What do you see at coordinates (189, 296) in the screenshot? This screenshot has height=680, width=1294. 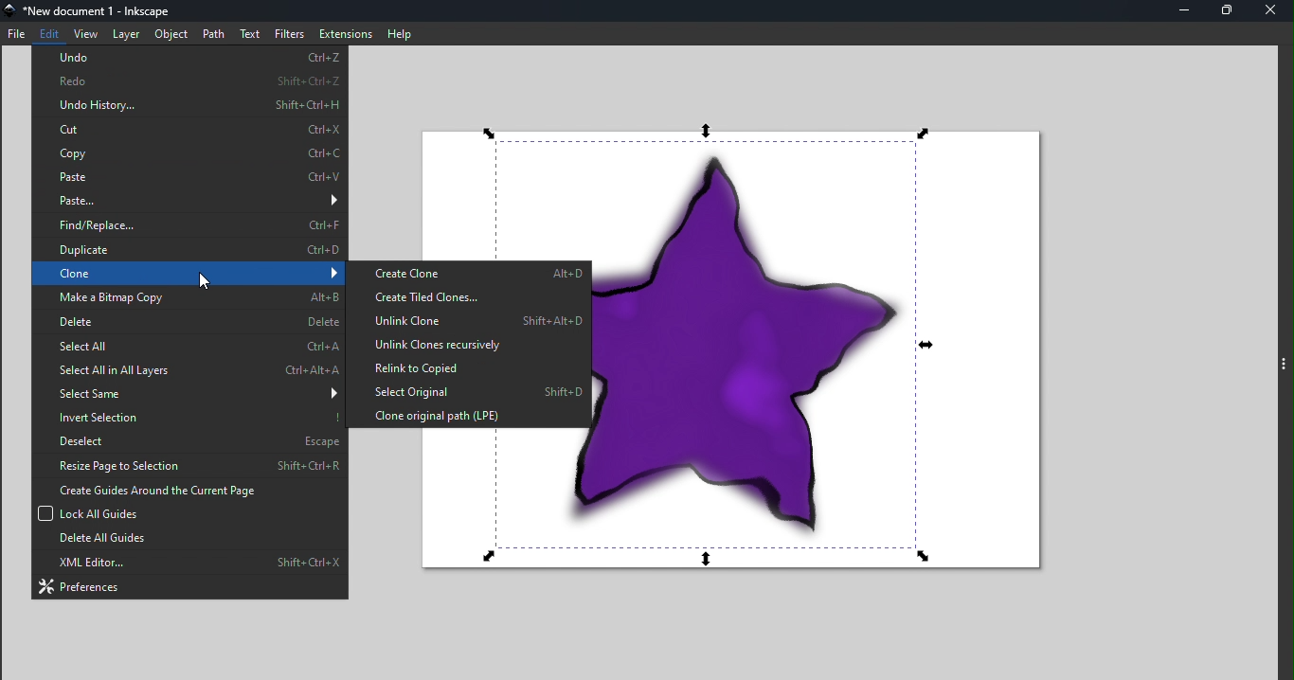 I see `make a bitmap copy` at bounding box center [189, 296].